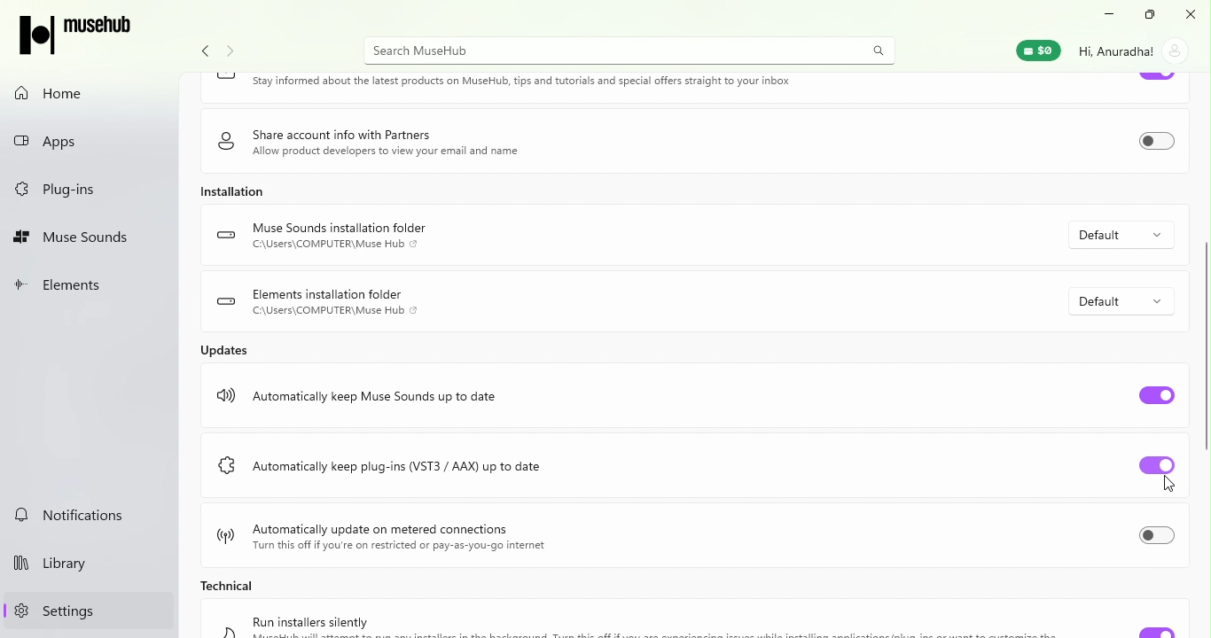  Describe the element at coordinates (225, 78) in the screenshot. I see `logo` at that location.